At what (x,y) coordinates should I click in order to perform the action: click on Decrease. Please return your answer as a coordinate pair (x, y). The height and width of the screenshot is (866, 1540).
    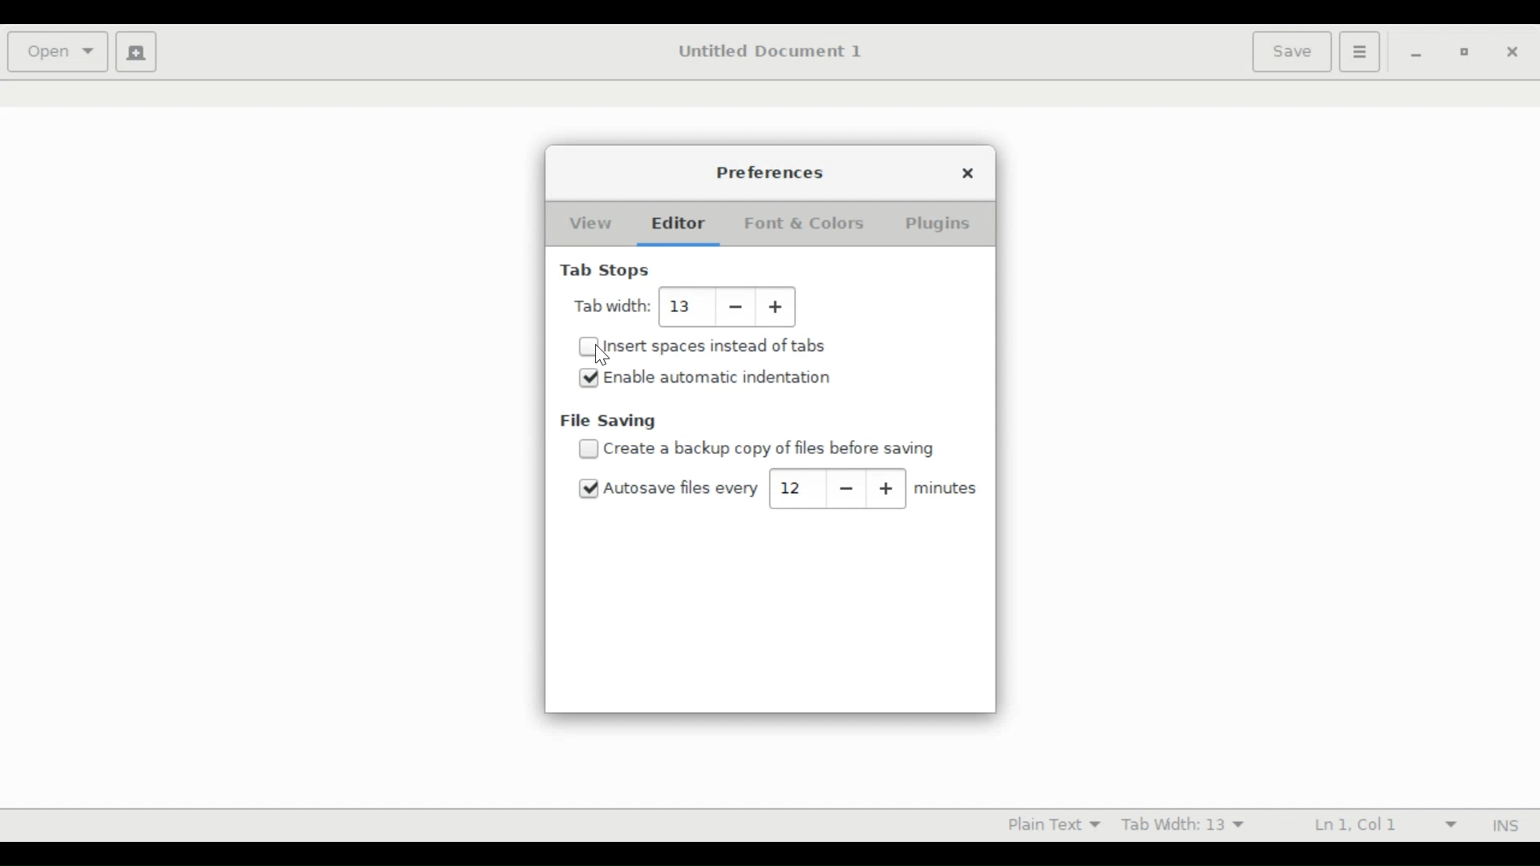
    Looking at the image, I should click on (736, 306).